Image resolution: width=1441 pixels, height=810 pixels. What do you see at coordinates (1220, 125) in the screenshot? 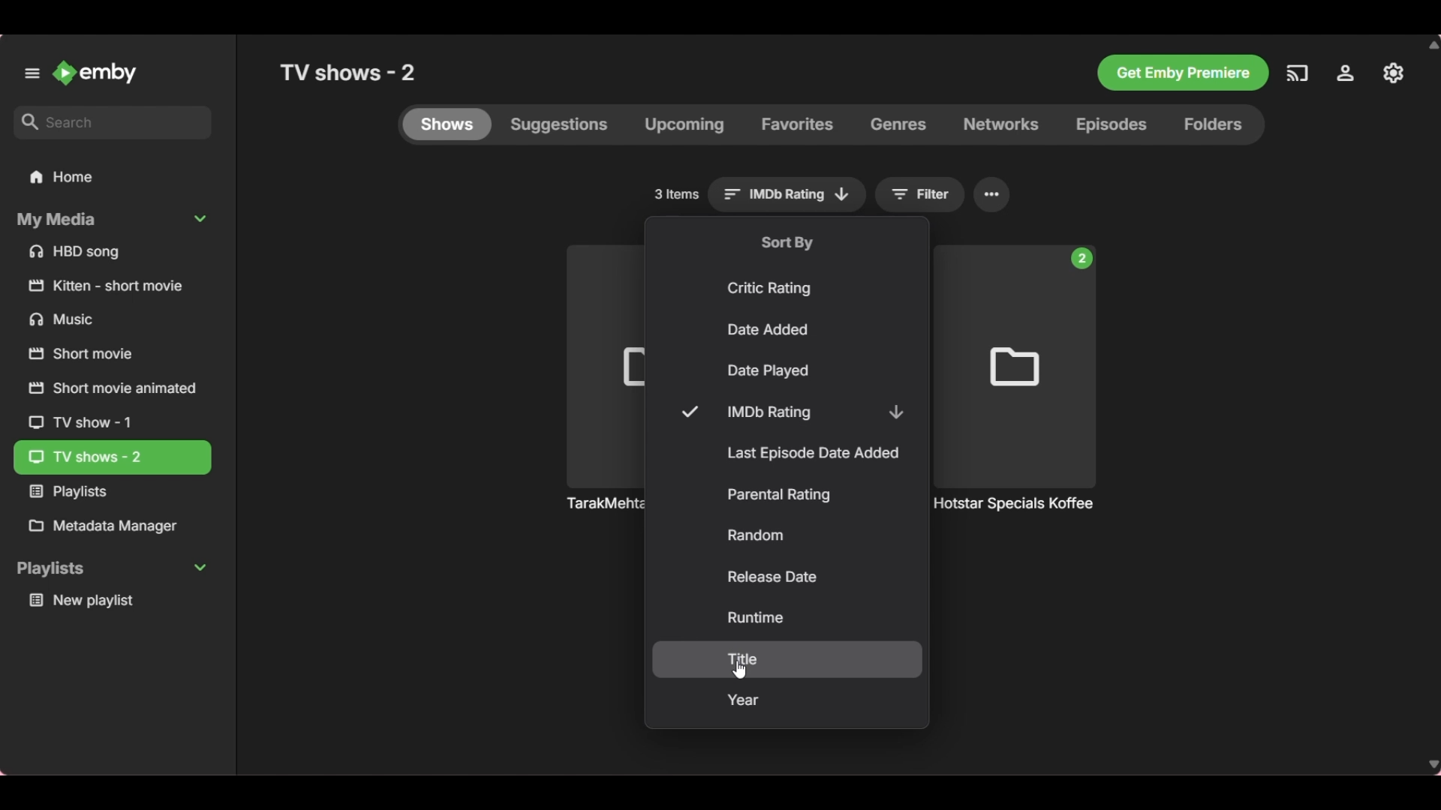
I see `Folders` at bounding box center [1220, 125].